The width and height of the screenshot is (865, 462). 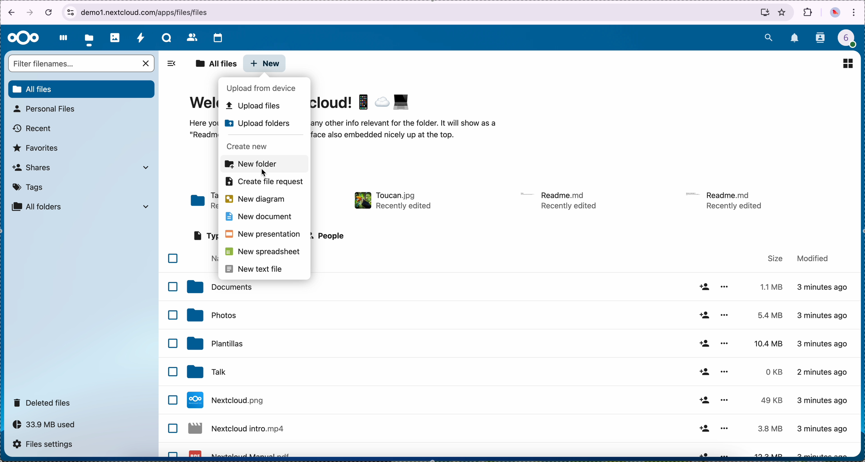 What do you see at coordinates (30, 13) in the screenshot?
I see `navigate foward` at bounding box center [30, 13].